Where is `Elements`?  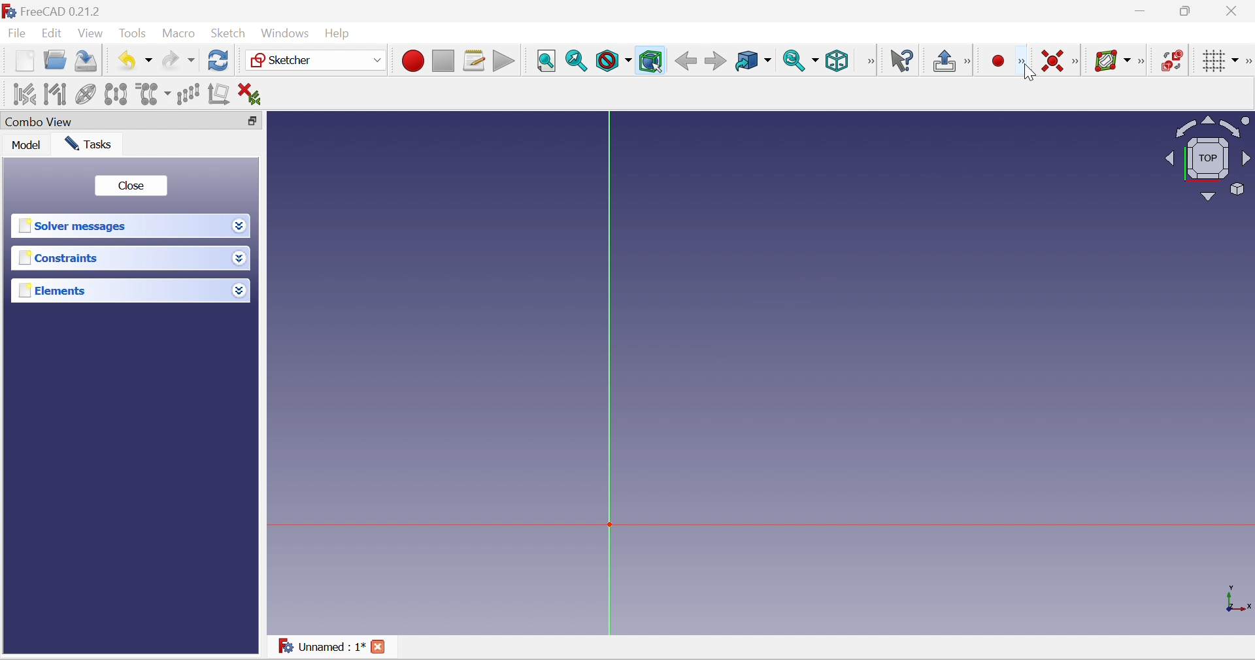
Elements is located at coordinates (120, 290).